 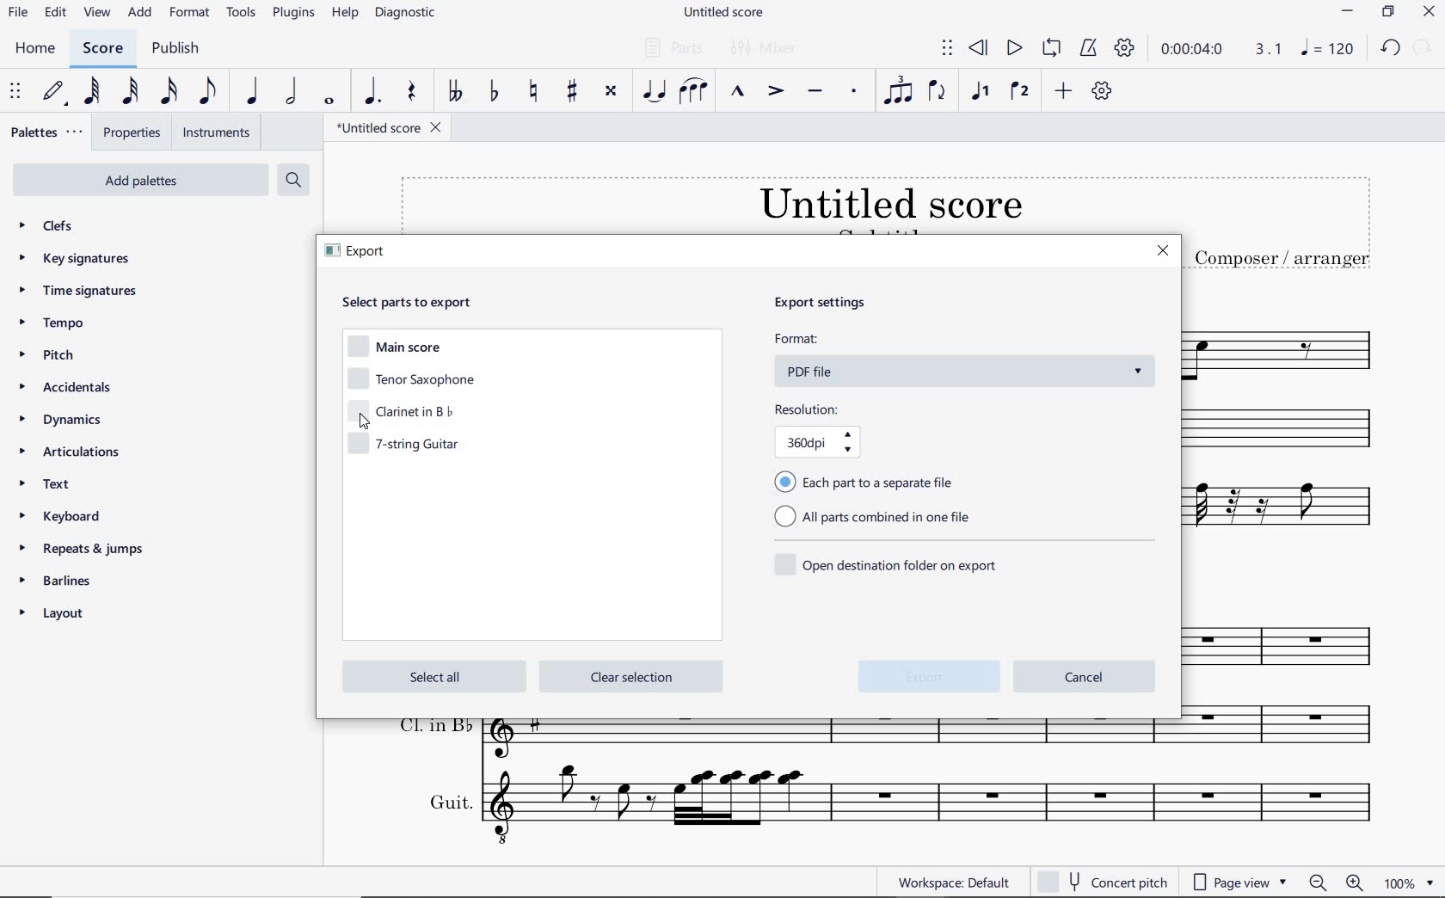 I want to click on Tenor Saxophone, so click(x=1287, y=346).